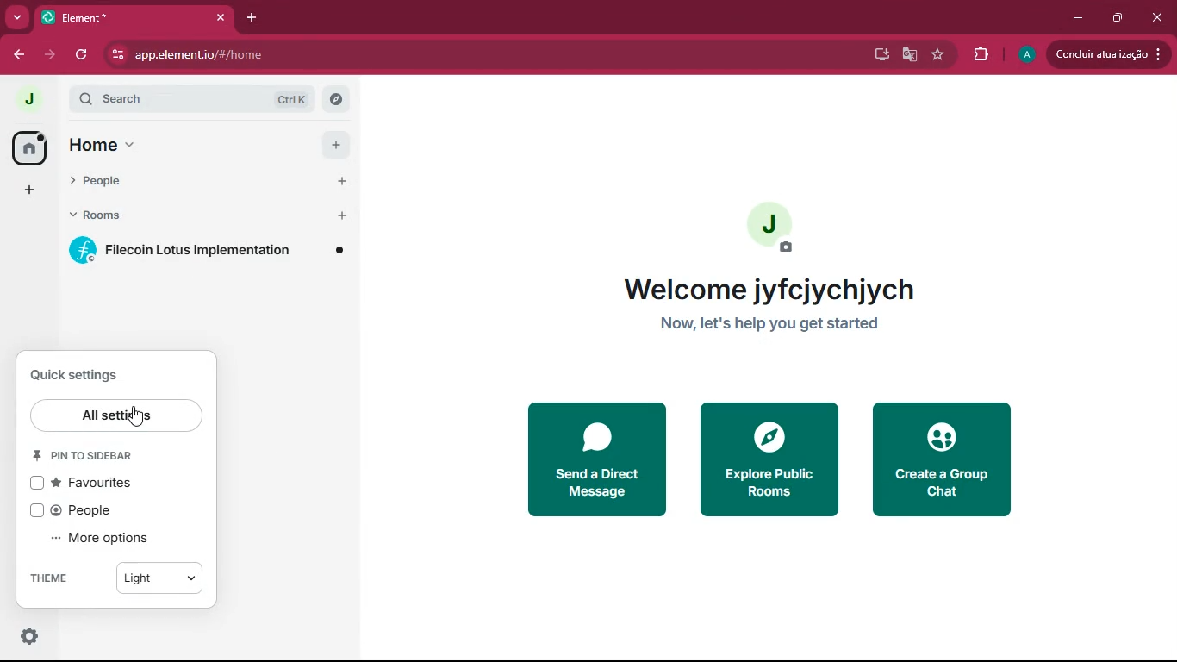 The image size is (1177, 662). I want to click on translate, so click(911, 55).